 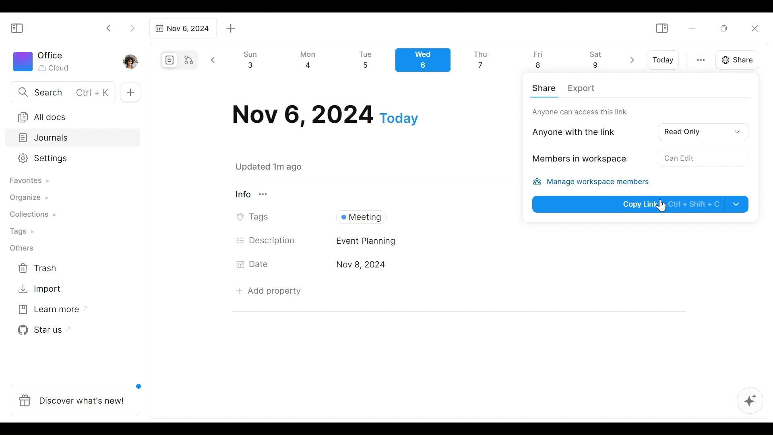 I want to click on Share, so click(x=546, y=88).